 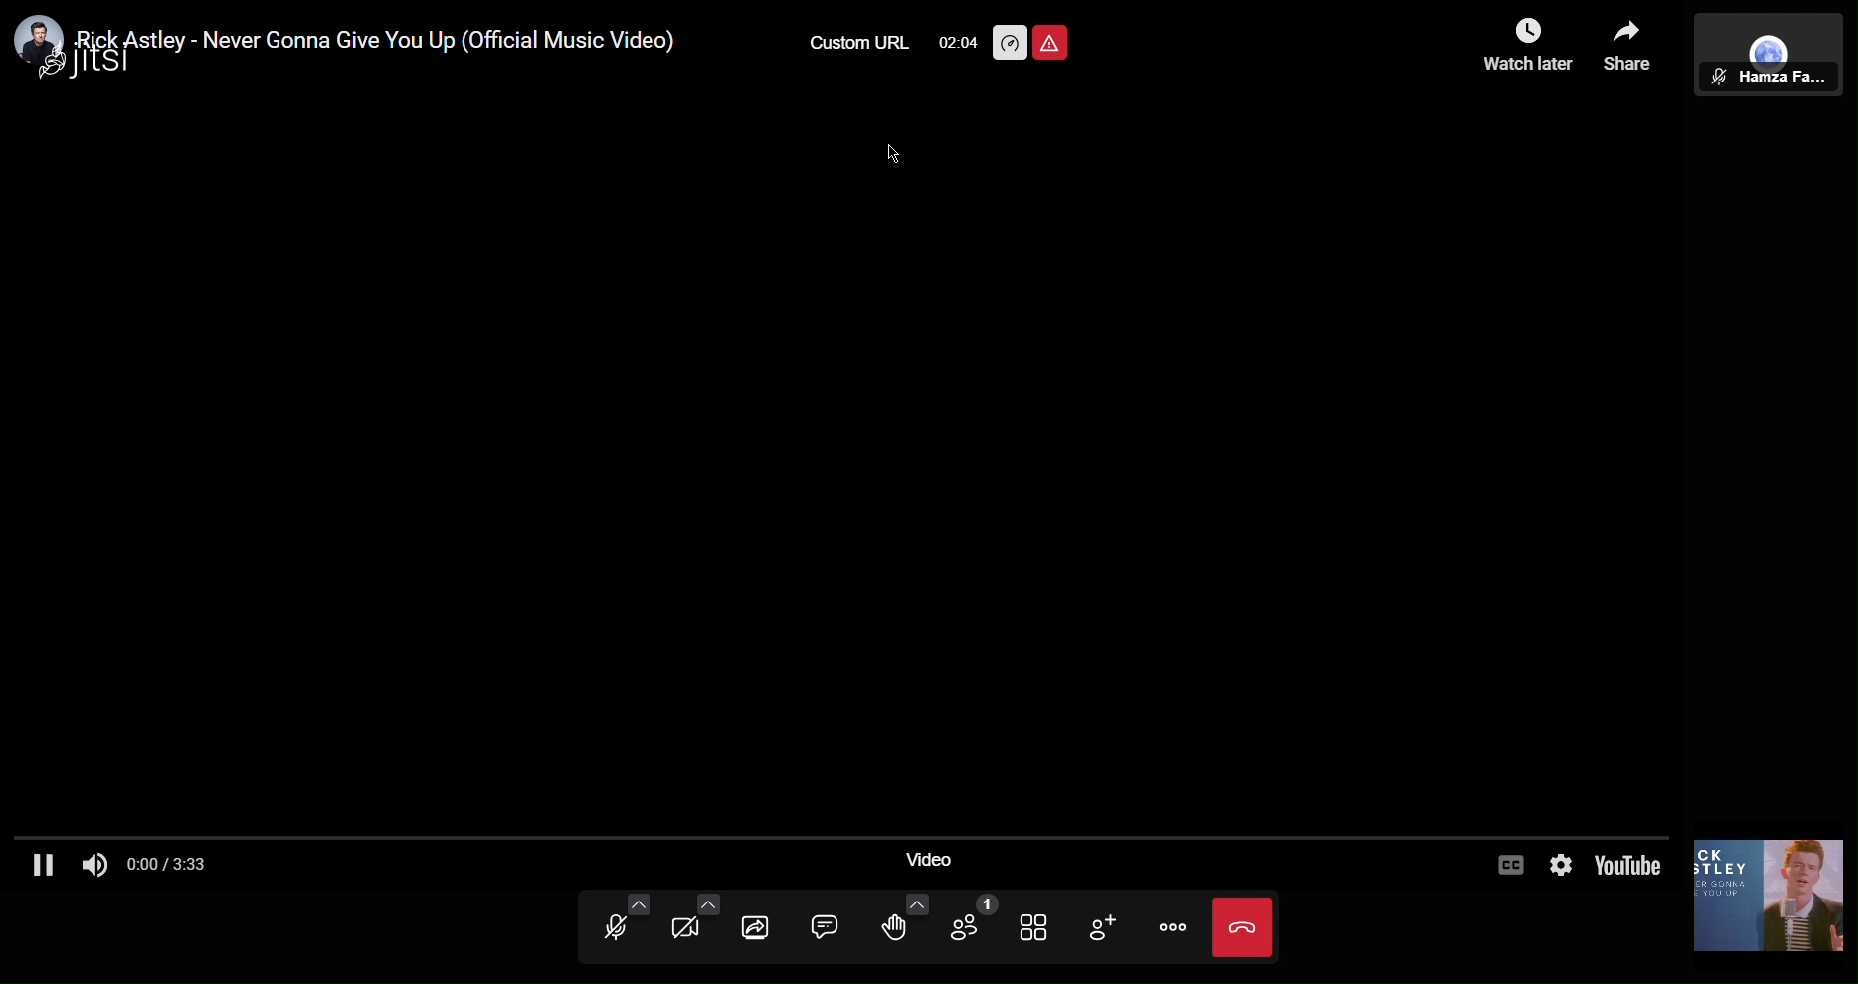 What do you see at coordinates (1770, 53) in the screenshot?
I see `Participant View` at bounding box center [1770, 53].